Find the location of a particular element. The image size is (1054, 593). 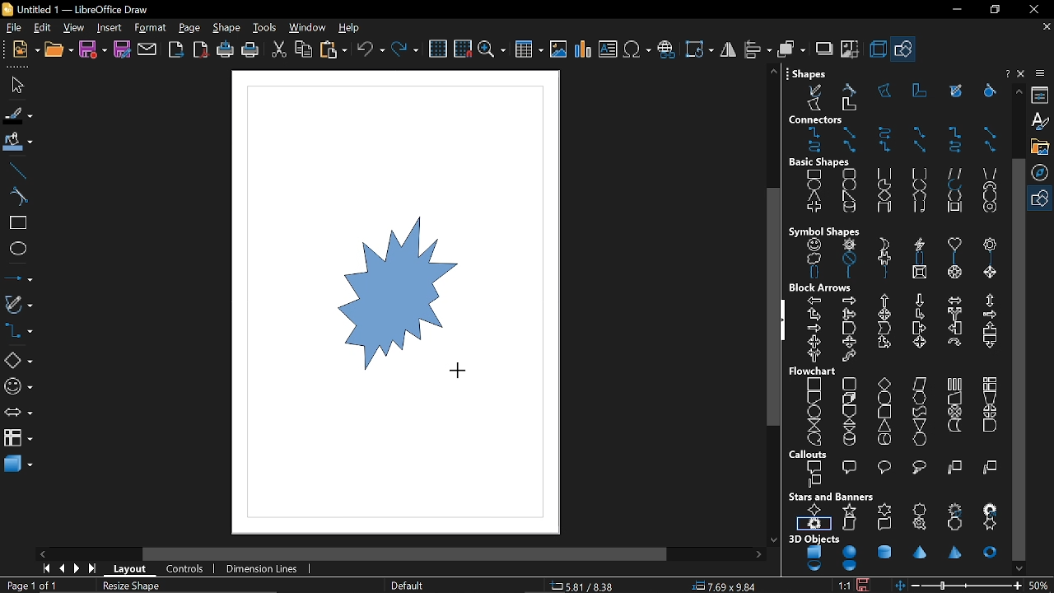

close is located at coordinates (1031, 9).